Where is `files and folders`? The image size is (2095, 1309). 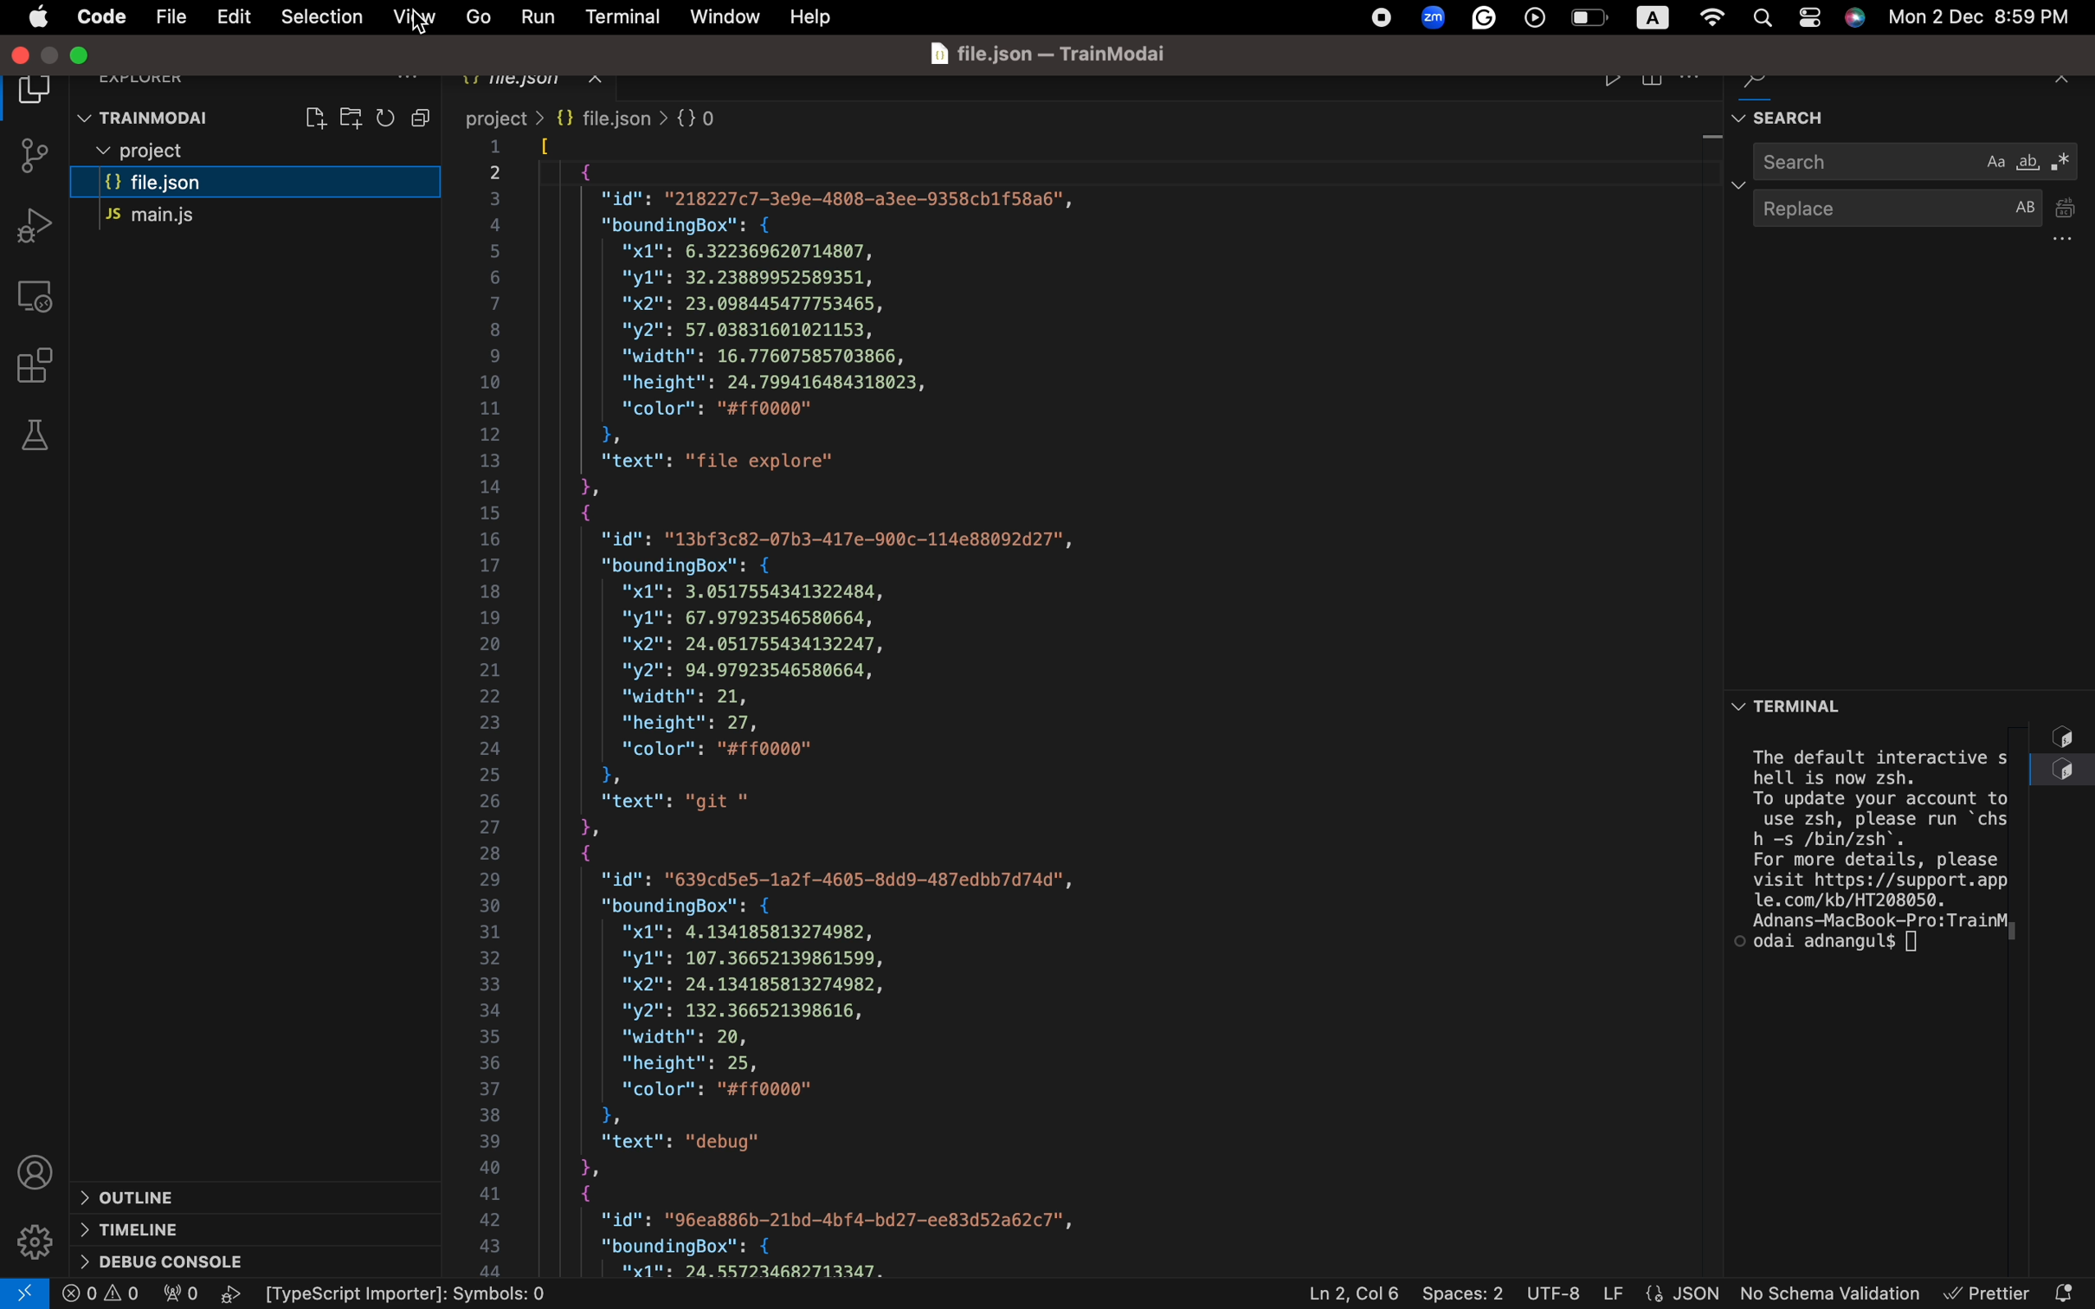
files and folders is located at coordinates (255, 152).